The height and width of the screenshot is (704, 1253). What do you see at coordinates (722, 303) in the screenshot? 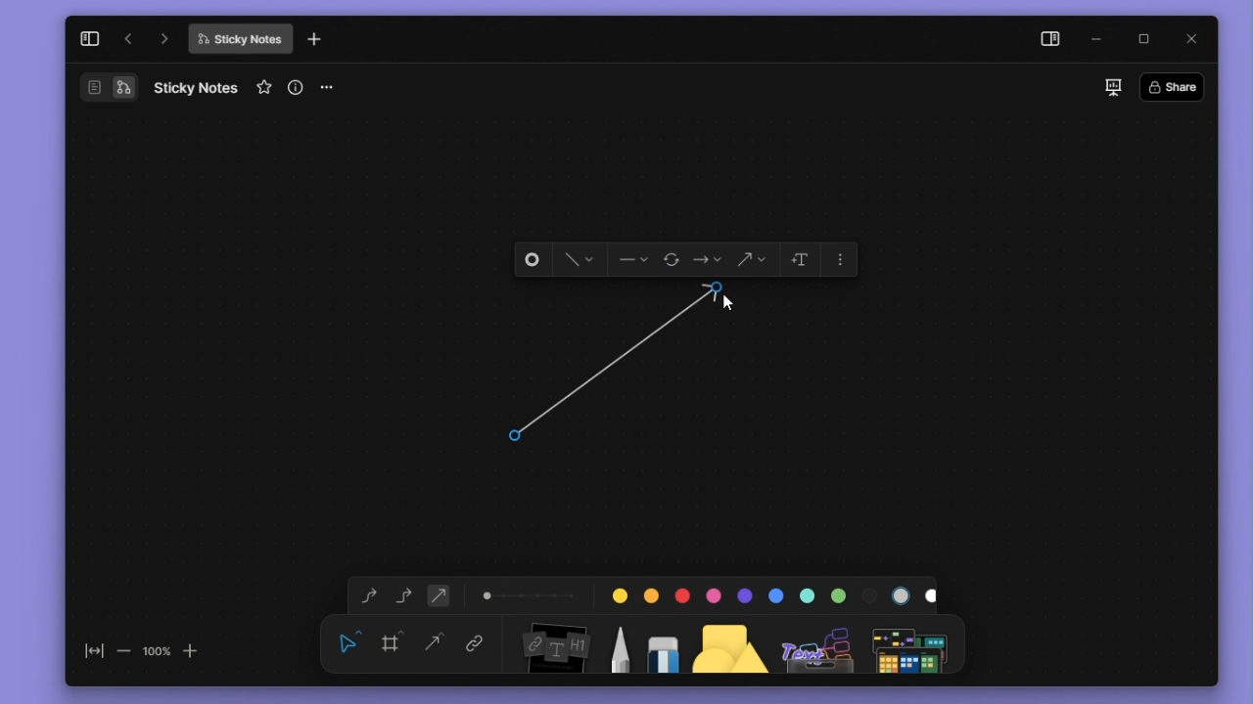
I see `cursor` at bounding box center [722, 303].